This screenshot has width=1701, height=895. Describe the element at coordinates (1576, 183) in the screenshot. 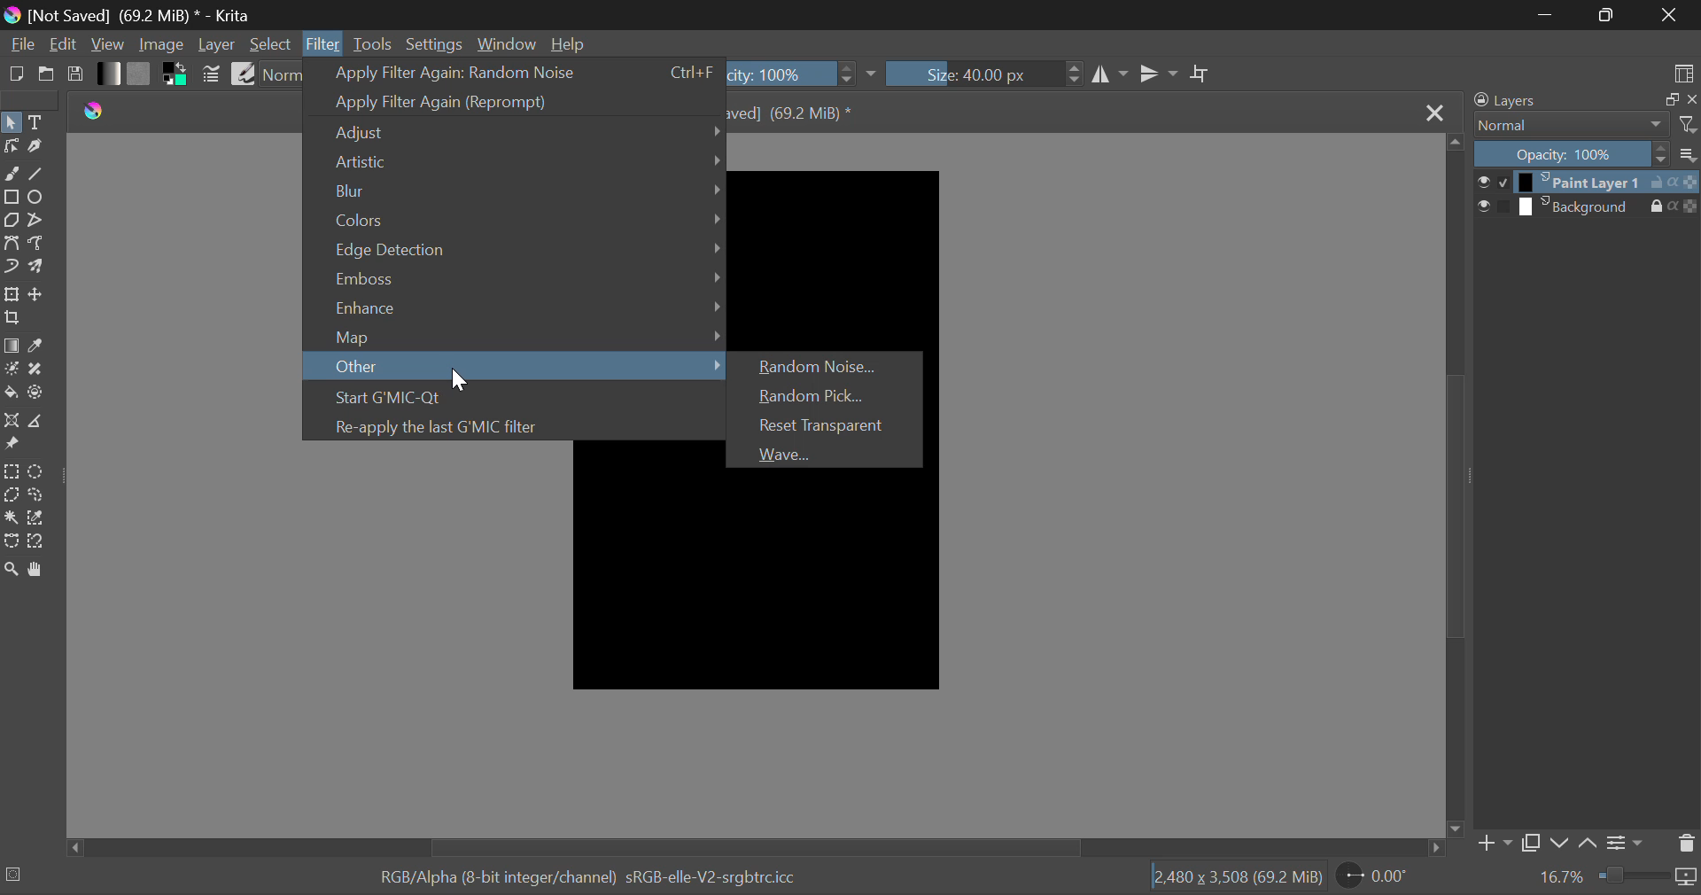

I see `Paint layer 1` at that location.